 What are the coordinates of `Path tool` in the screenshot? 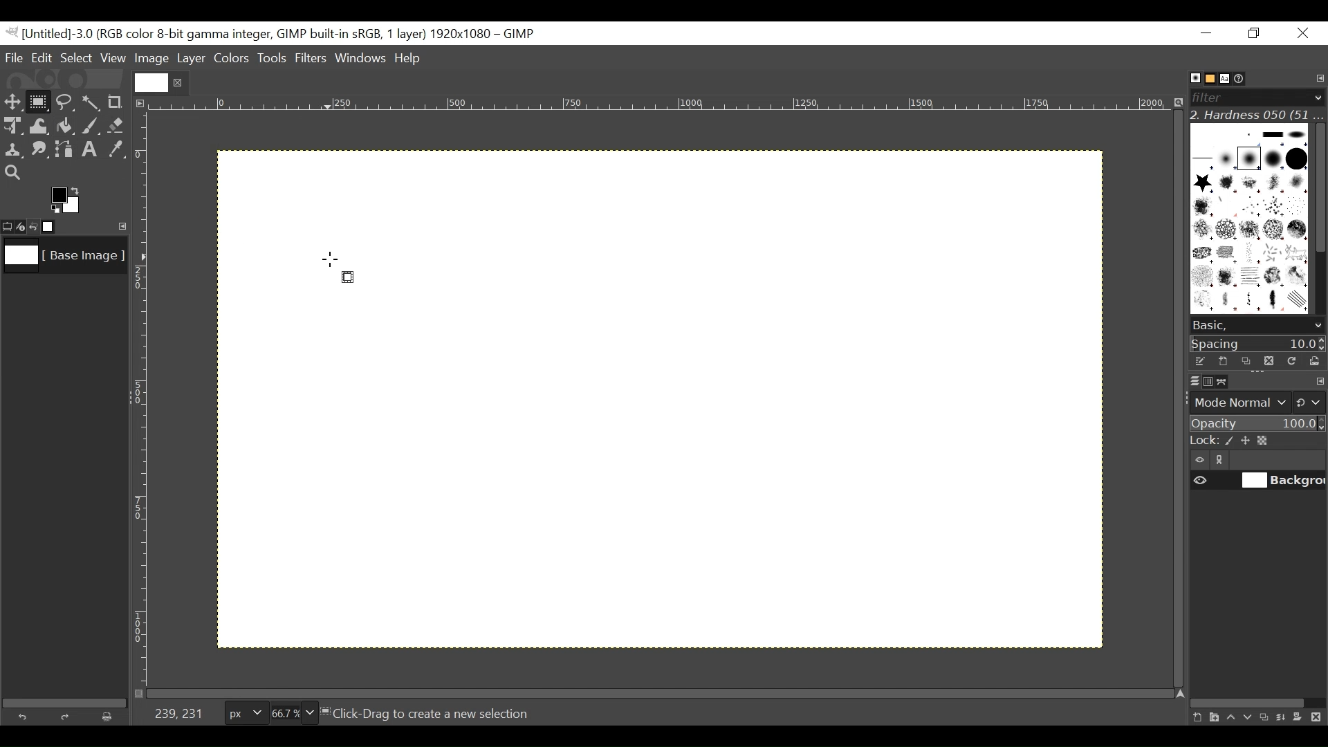 It's located at (66, 149).